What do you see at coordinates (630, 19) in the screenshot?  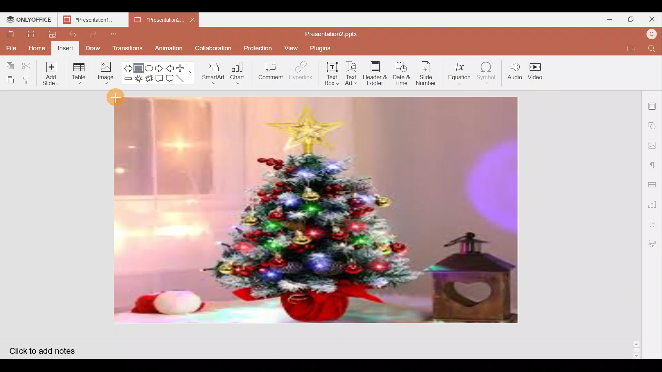 I see `Maximize` at bounding box center [630, 19].